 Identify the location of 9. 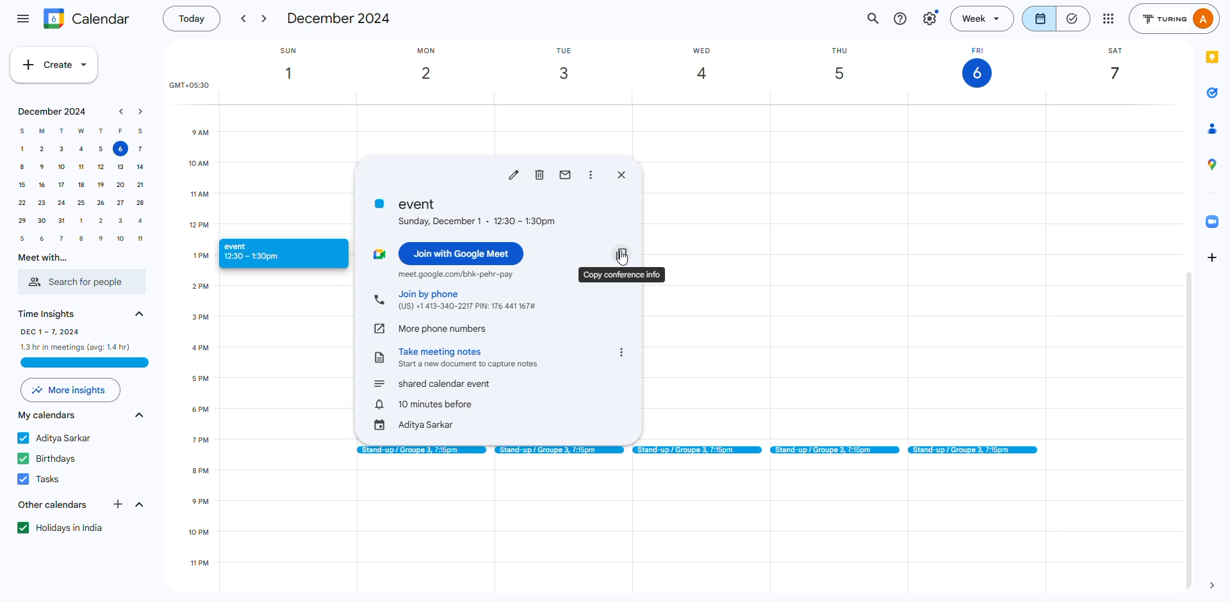
(42, 168).